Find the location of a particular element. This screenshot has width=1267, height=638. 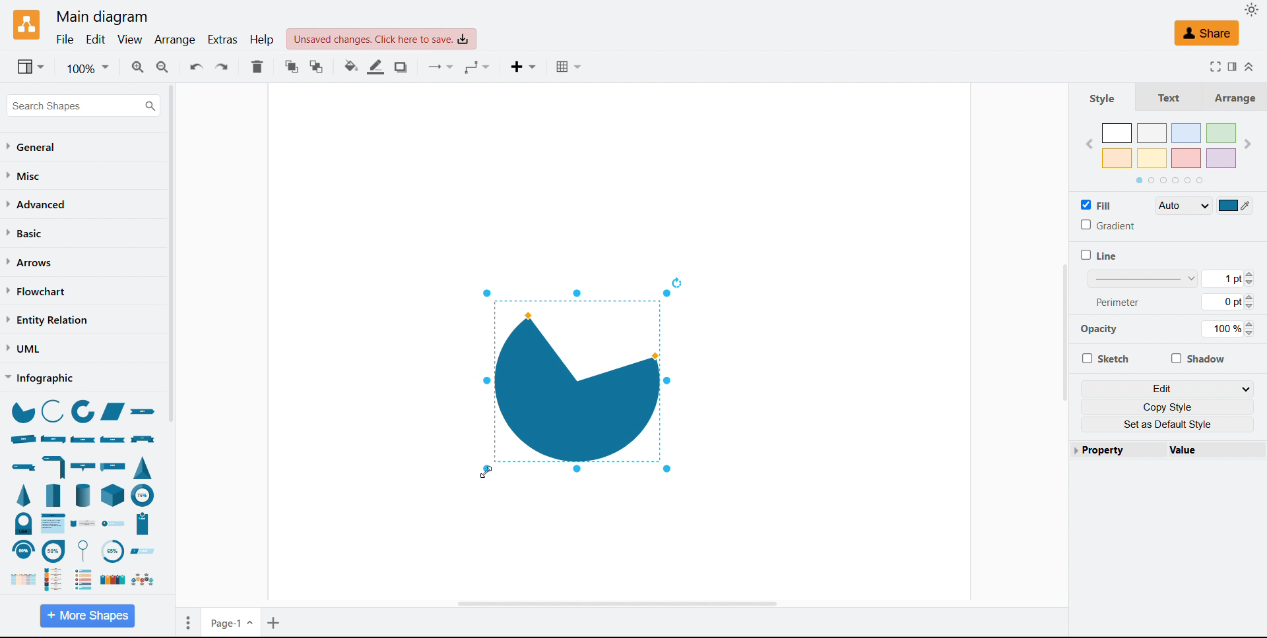

More shapes  is located at coordinates (87, 615).